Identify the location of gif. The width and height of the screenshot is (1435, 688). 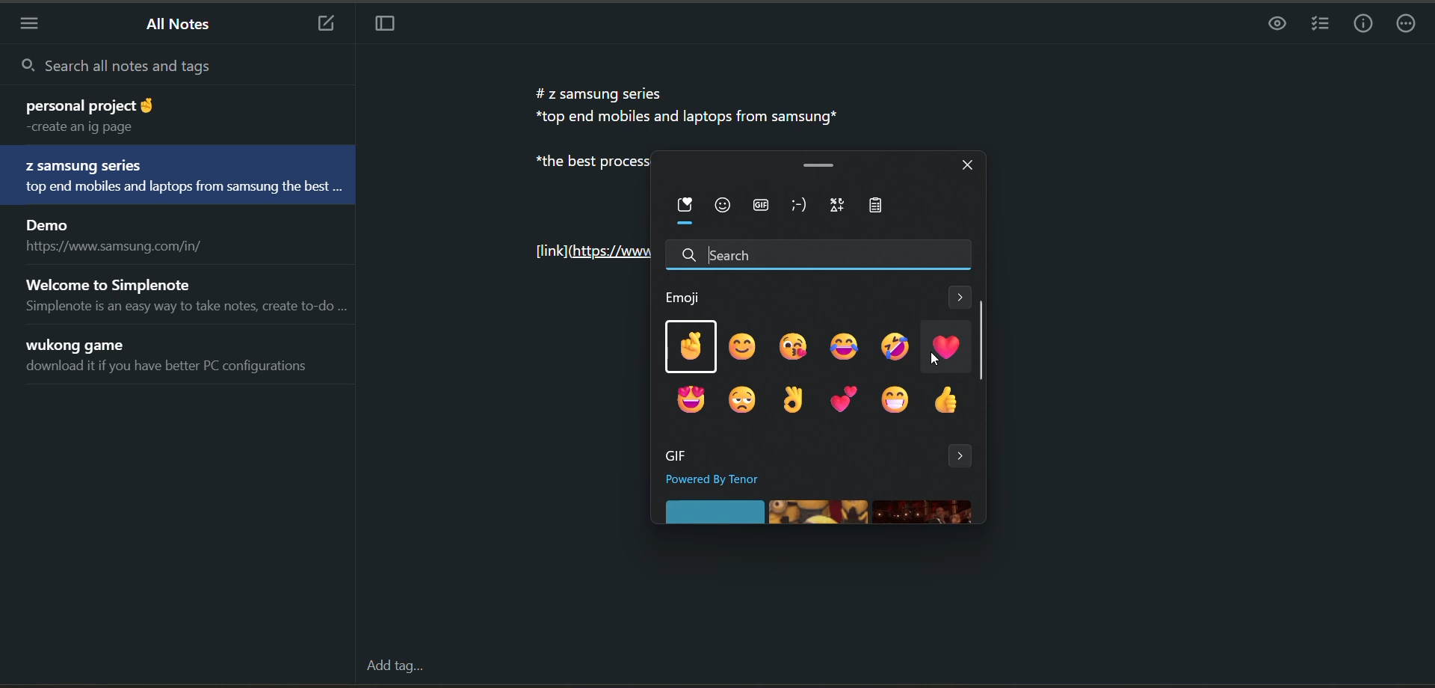
(673, 455).